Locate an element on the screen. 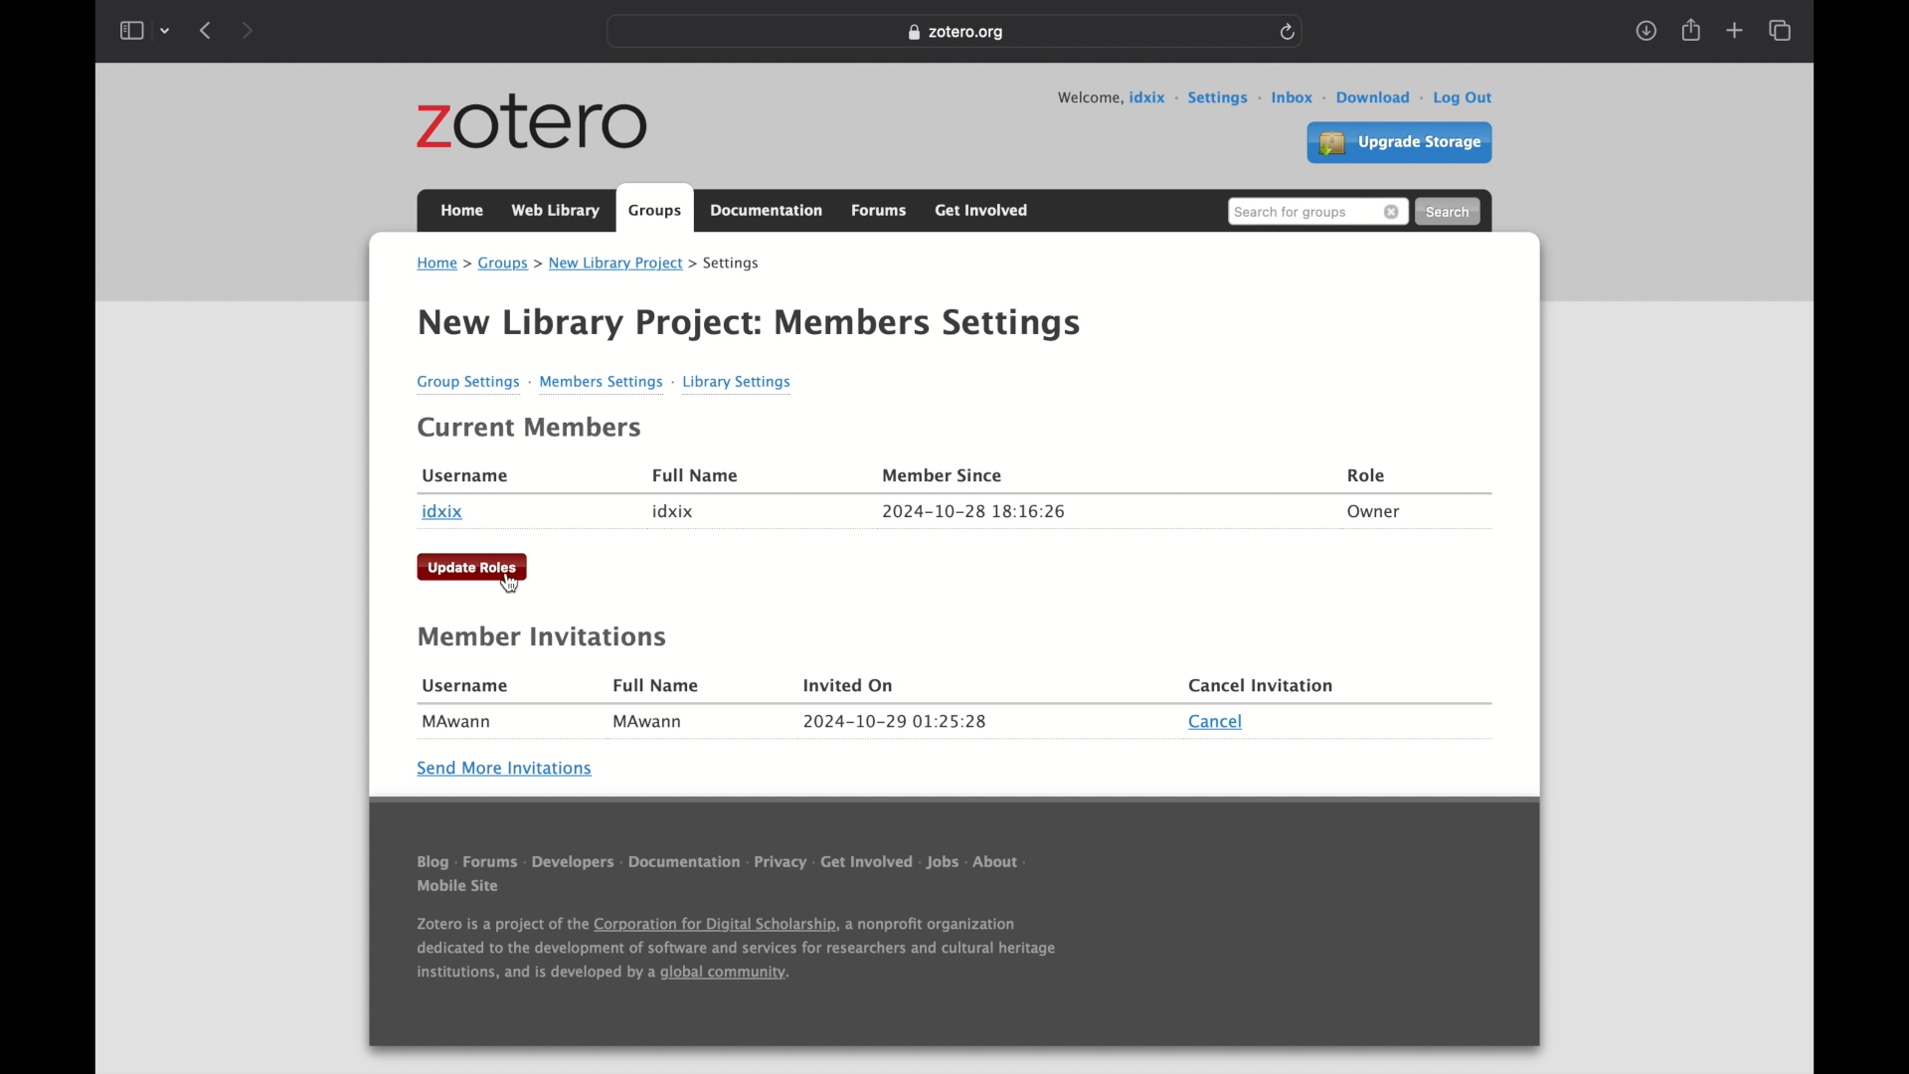 The height and width of the screenshot is (1074, 1909). show downloads is located at coordinates (1645, 31).